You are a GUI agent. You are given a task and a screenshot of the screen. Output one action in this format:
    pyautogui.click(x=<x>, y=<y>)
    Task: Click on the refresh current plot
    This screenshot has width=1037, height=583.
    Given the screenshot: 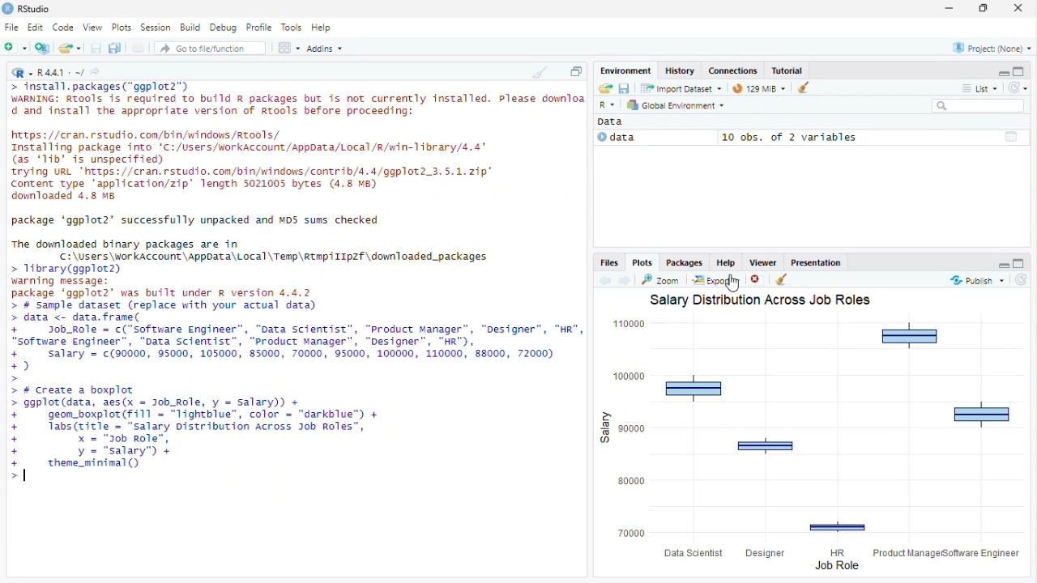 What is the action you would take?
    pyautogui.click(x=1022, y=279)
    